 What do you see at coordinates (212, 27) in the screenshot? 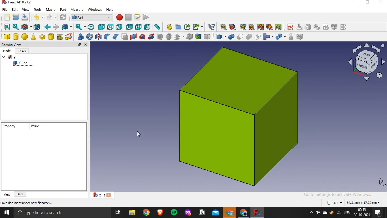
I see `what's this` at bounding box center [212, 27].